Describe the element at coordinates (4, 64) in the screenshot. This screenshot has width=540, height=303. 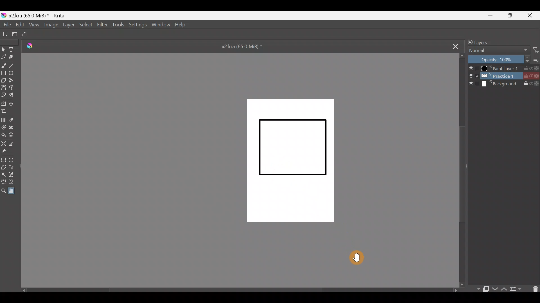
I see `Freehand brush tool` at that location.